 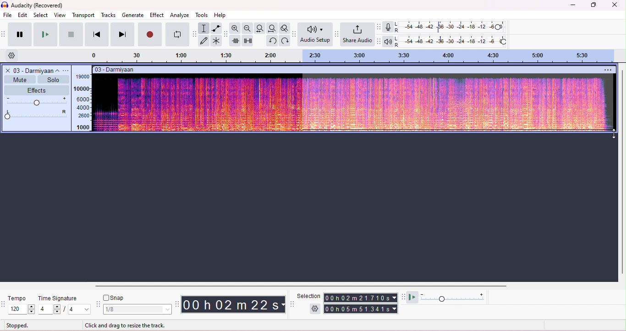 I want to click on draw, so click(x=205, y=41).